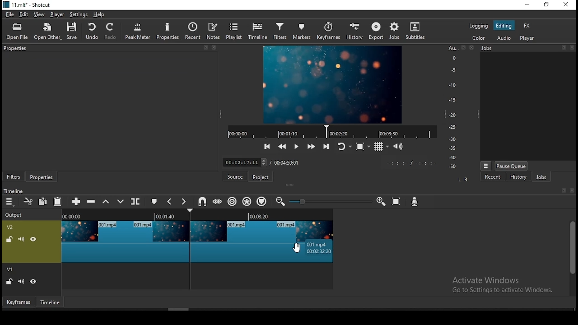 The image size is (578, 325). I want to click on show volume control, so click(399, 148).